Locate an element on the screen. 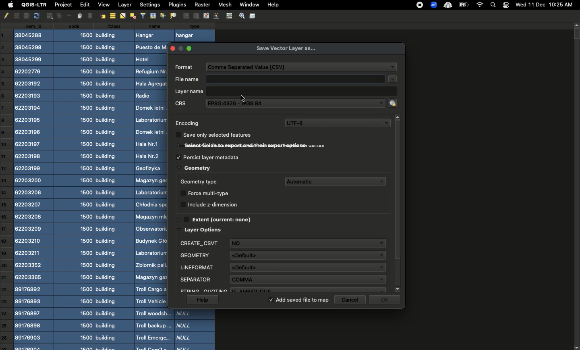 This screenshot has height=350, width=580. Raster is located at coordinates (202, 4).